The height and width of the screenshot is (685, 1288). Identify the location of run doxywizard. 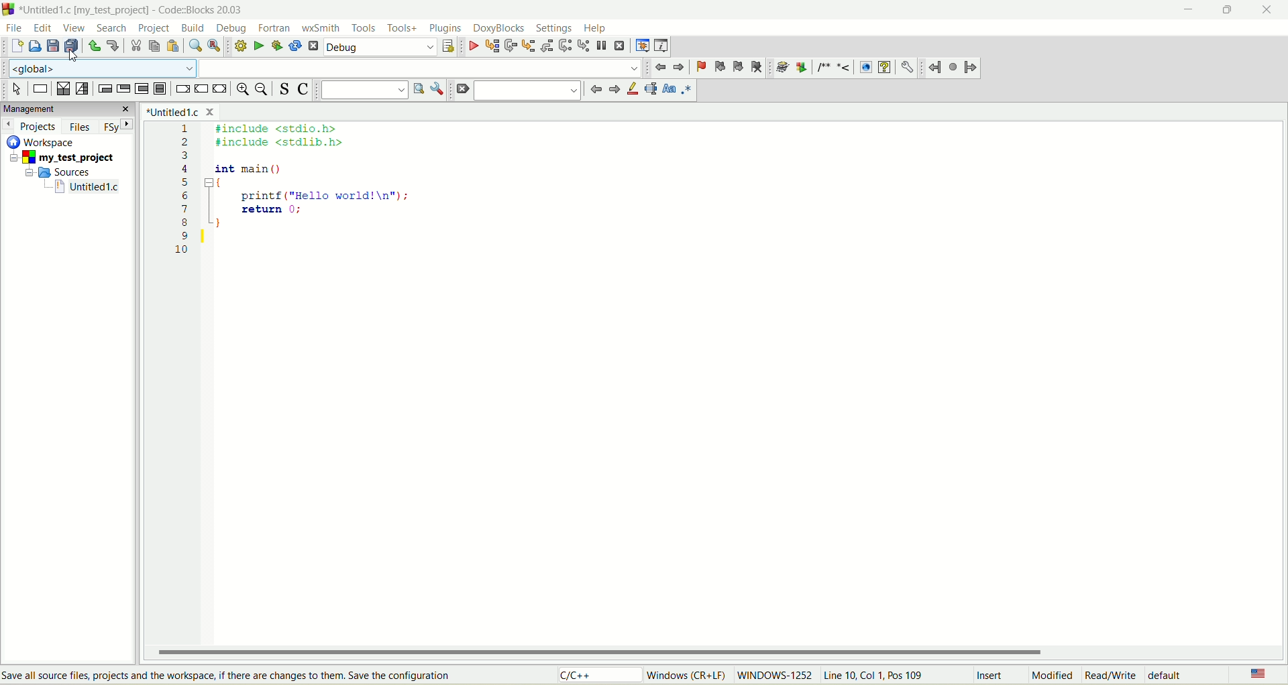
(784, 66).